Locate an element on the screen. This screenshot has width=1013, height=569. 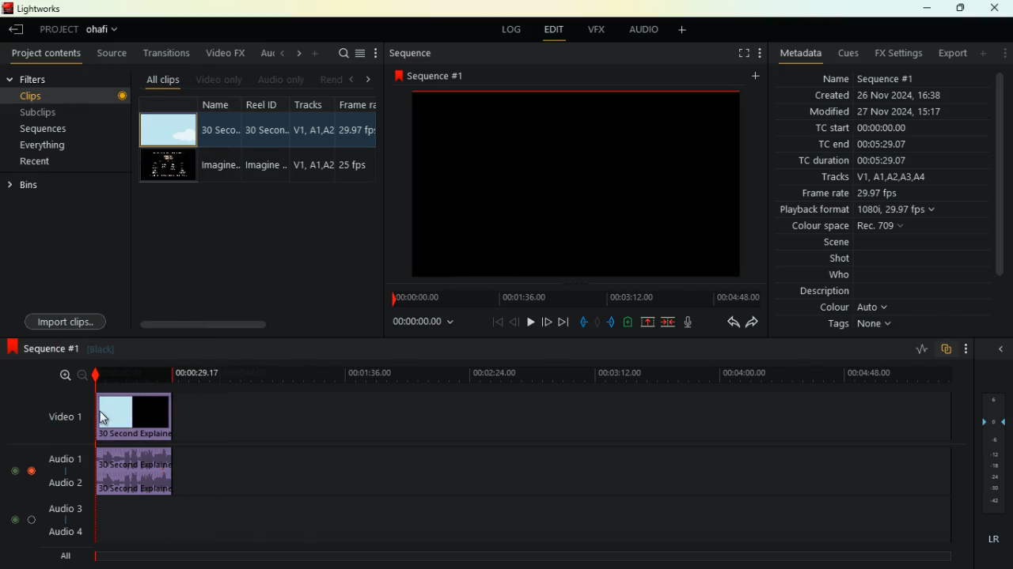
pull is located at coordinates (581, 322).